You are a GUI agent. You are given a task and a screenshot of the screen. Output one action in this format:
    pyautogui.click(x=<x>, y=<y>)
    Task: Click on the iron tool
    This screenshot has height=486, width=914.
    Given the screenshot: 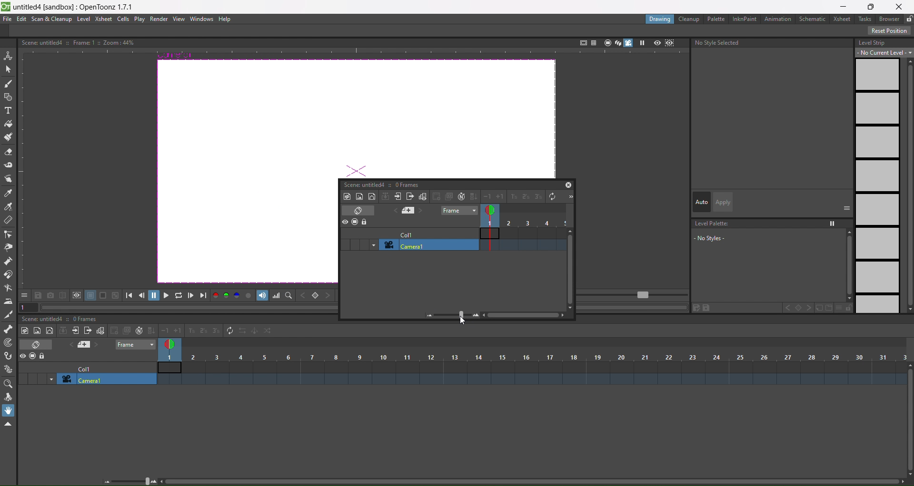 What is the action you would take?
    pyautogui.click(x=8, y=301)
    